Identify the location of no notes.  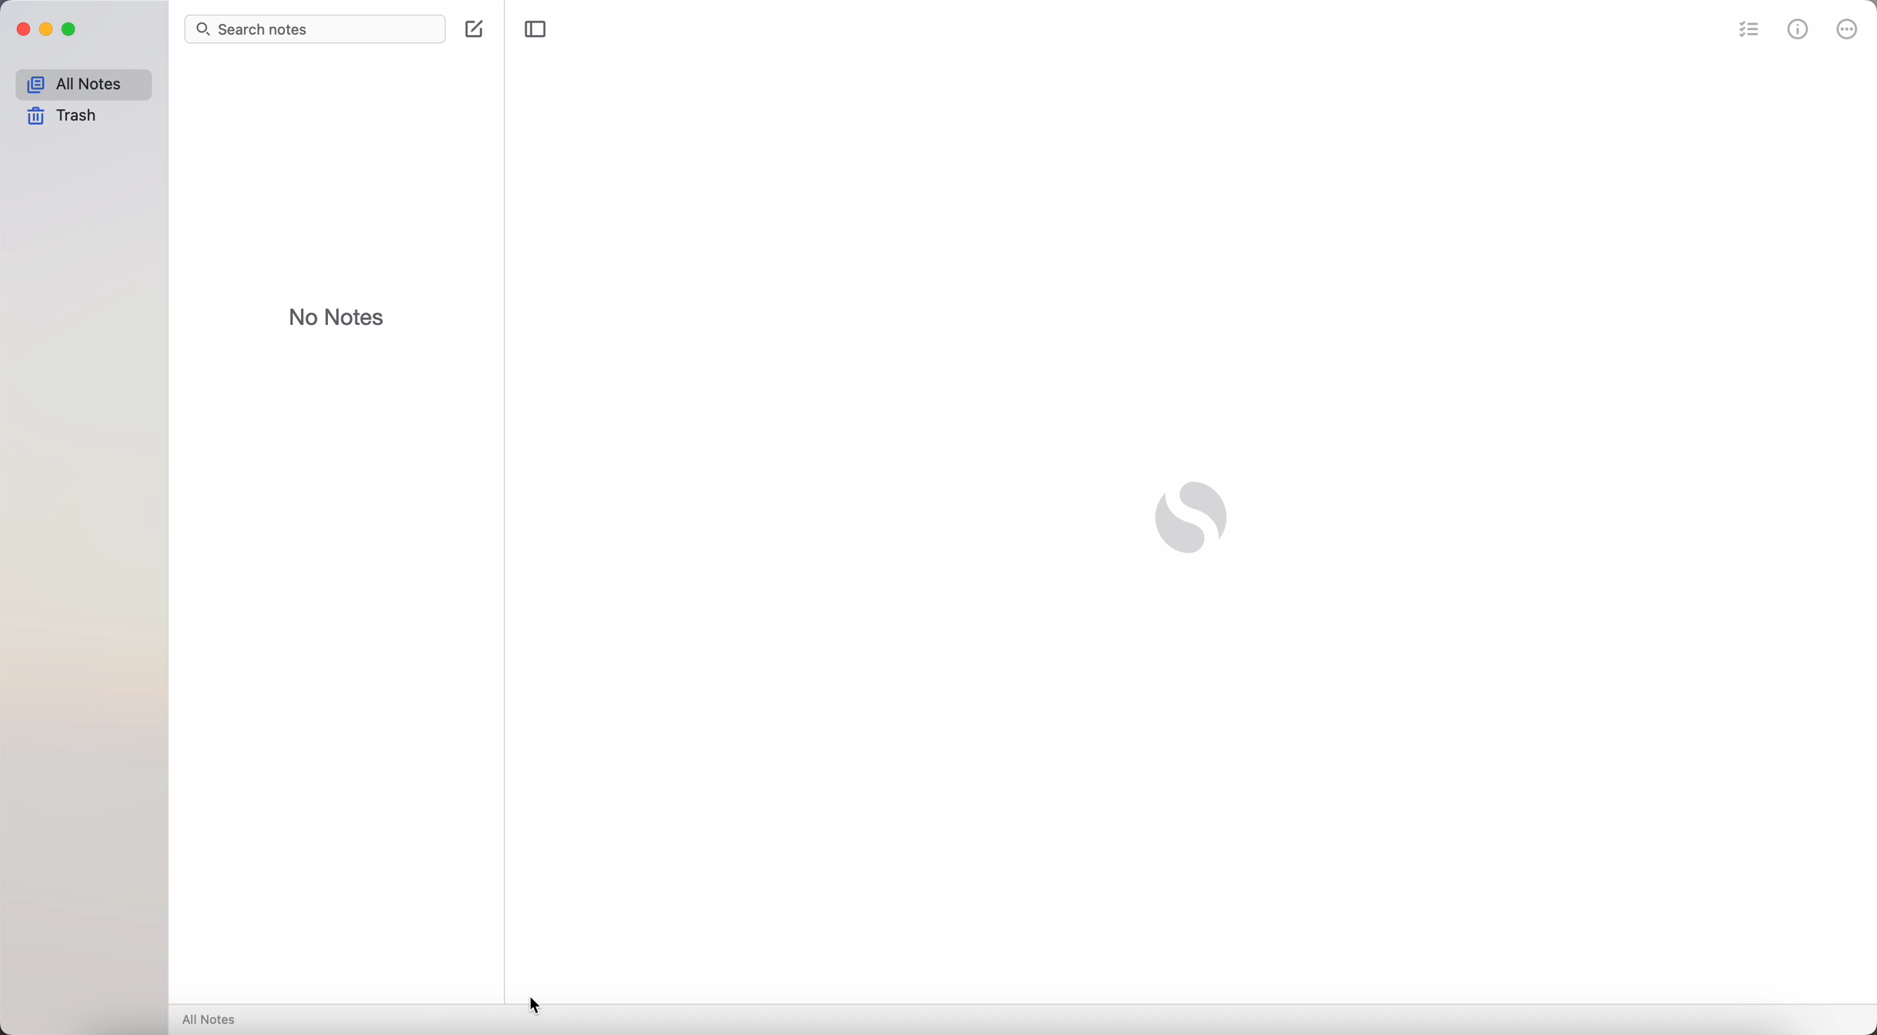
(337, 317).